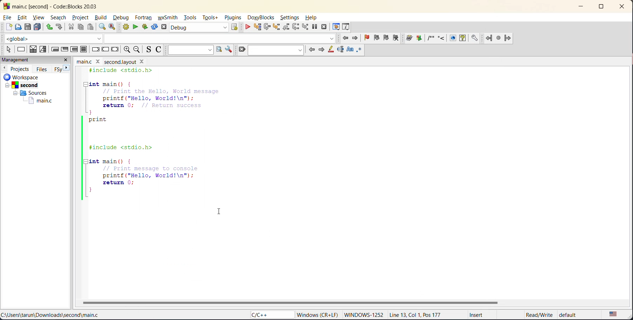 Image resolution: width=633 pixels, height=320 pixels. Describe the element at coordinates (336, 25) in the screenshot. I see `debugging windows` at that location.